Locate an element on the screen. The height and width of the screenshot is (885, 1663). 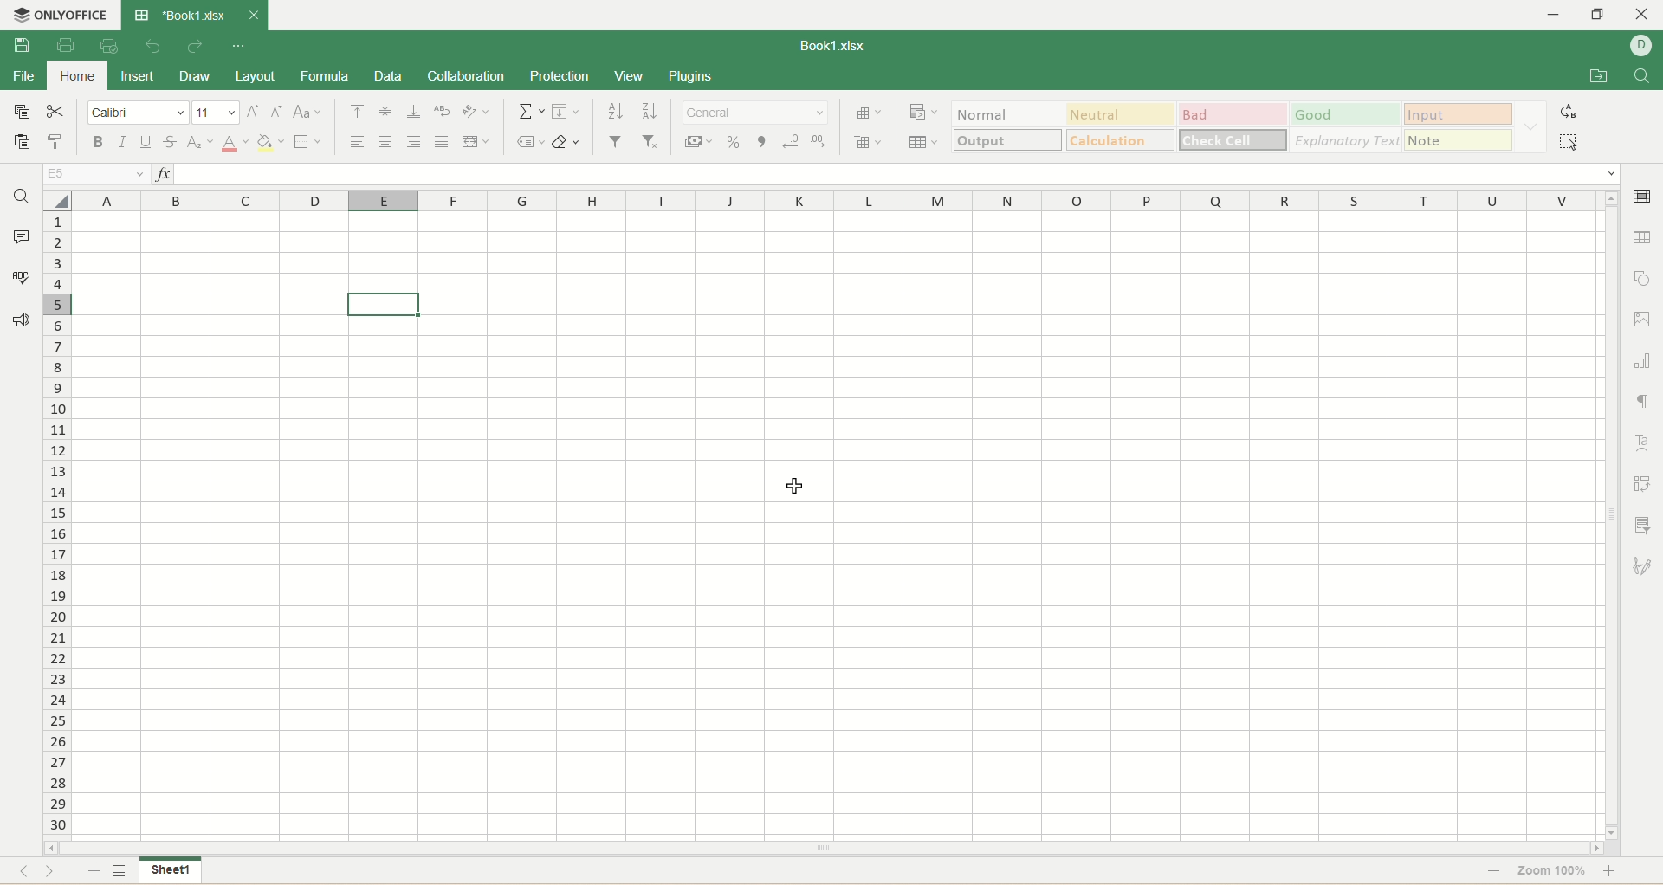
save is located at coordinates (22, 47).